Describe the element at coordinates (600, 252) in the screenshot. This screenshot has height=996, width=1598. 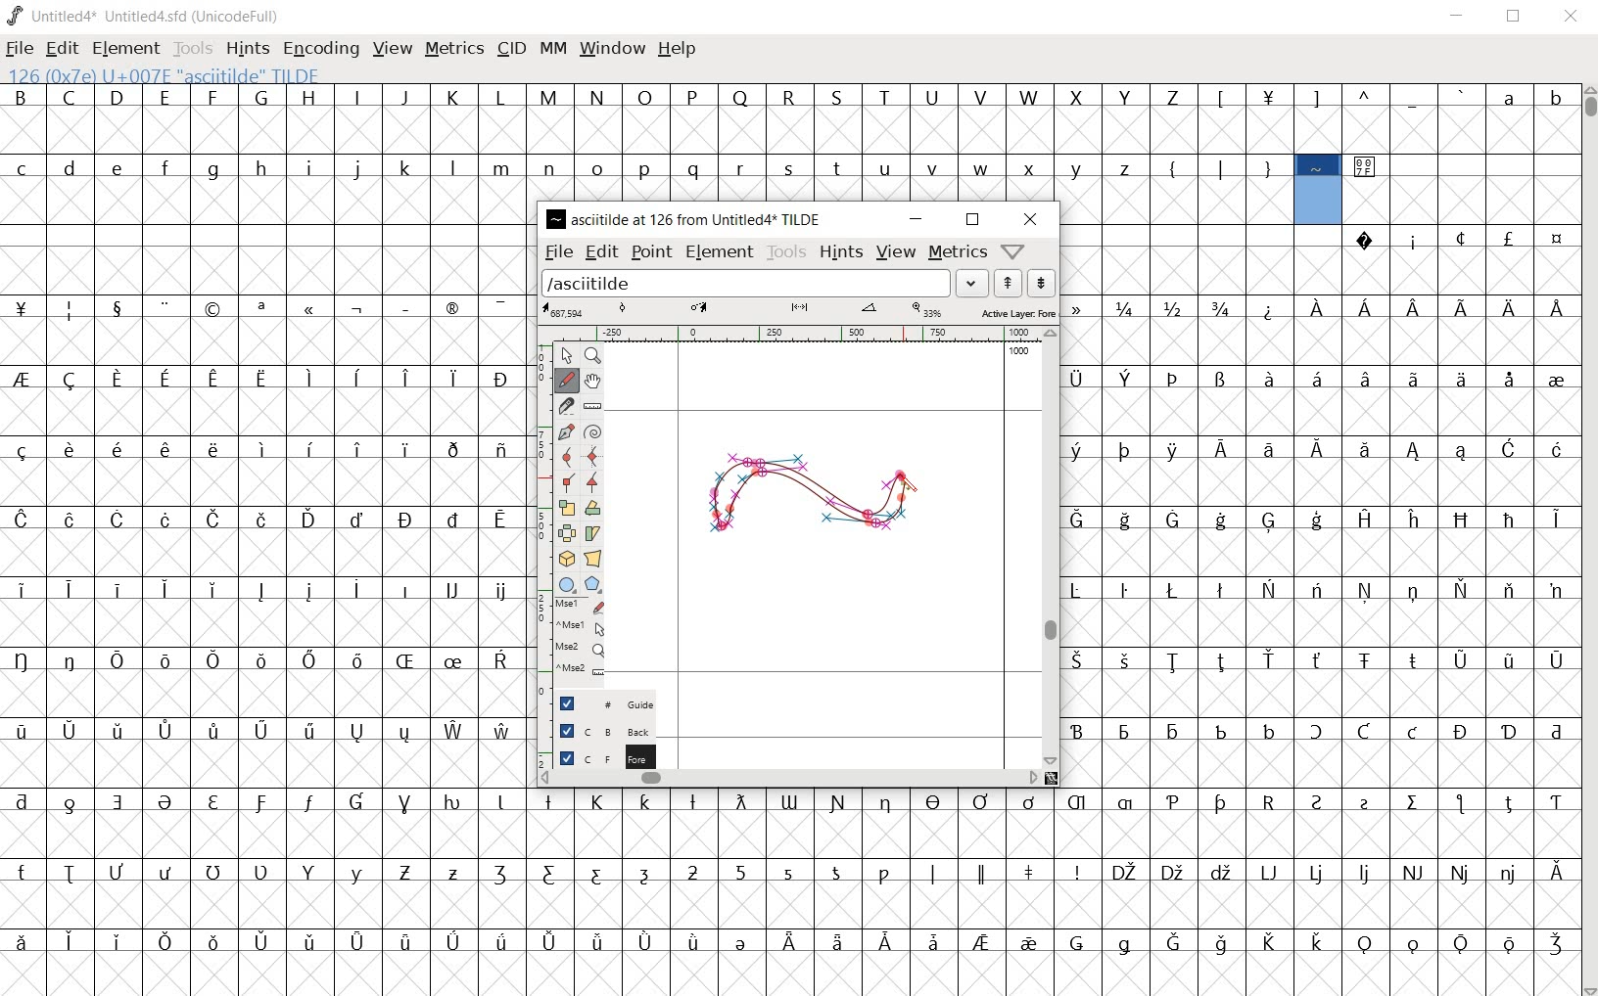
I see `edit` at that location.